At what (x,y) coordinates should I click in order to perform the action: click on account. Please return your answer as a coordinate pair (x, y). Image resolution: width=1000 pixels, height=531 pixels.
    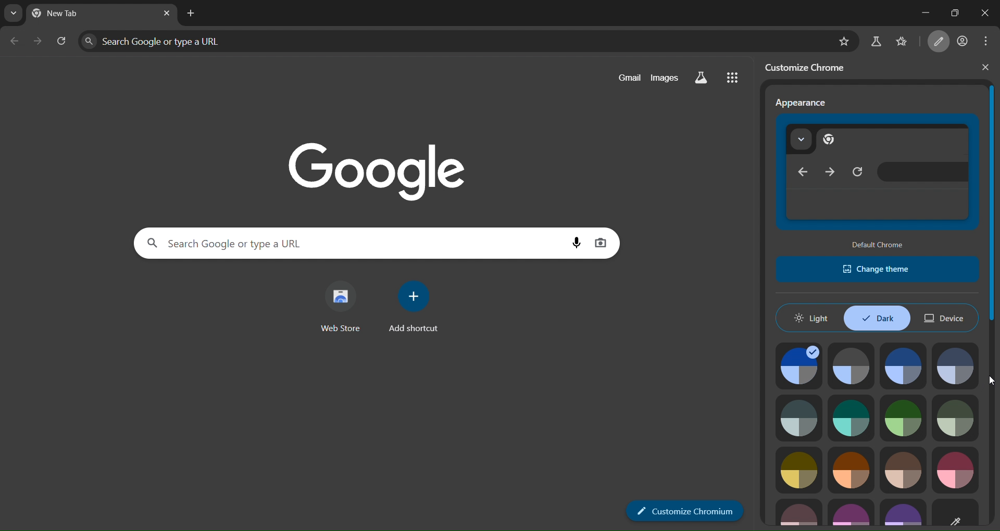
    Looking at the image, I should click on (965, 40).